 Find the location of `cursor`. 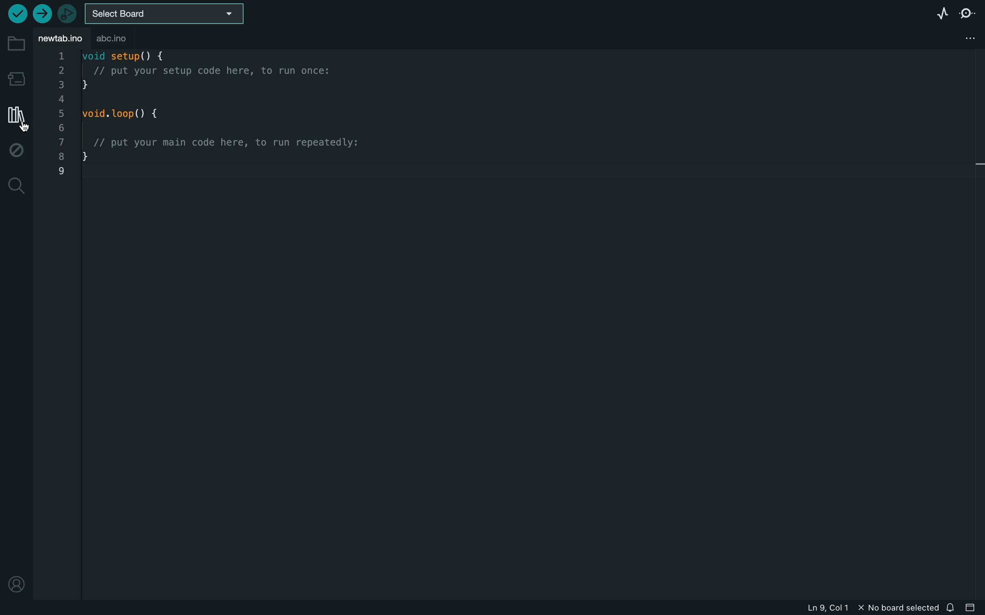

cursor is located at coordinates (20, 125).